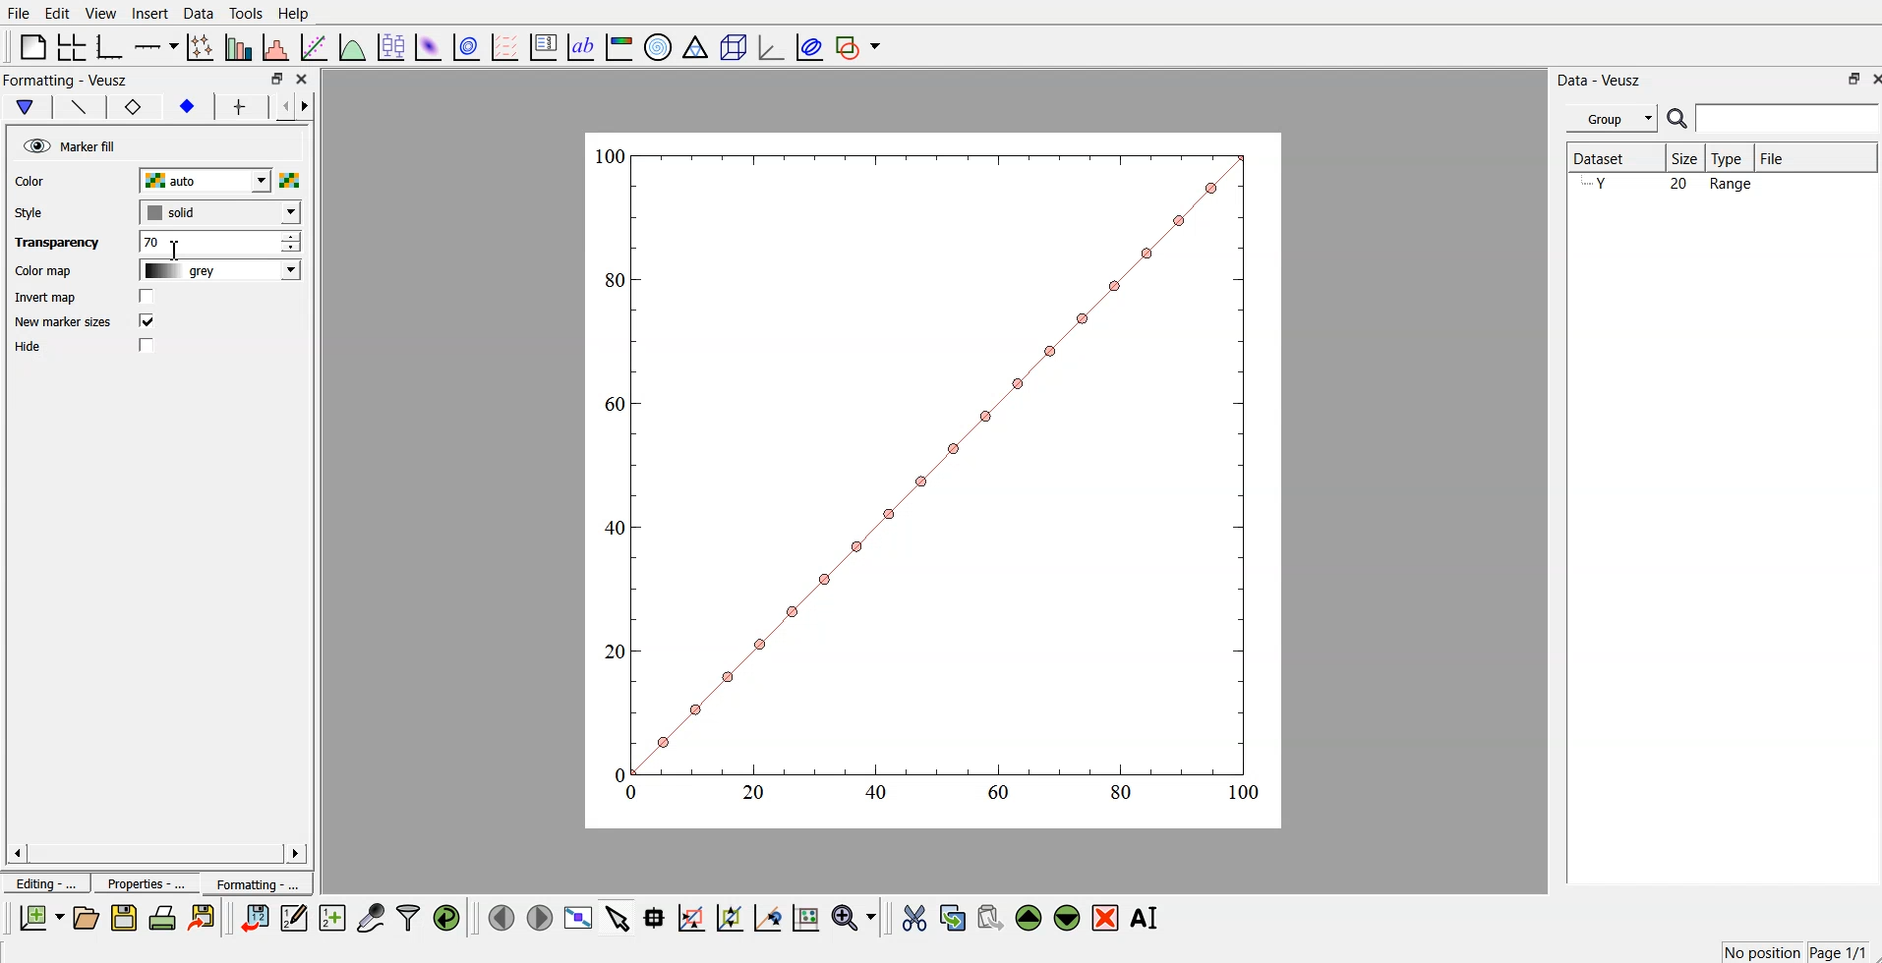 The height and width of the screenshot is (963, 1882). Describe the element at coordinates (291, 918) in the screenshot. I see `Edit and enter new dataset` at that location.